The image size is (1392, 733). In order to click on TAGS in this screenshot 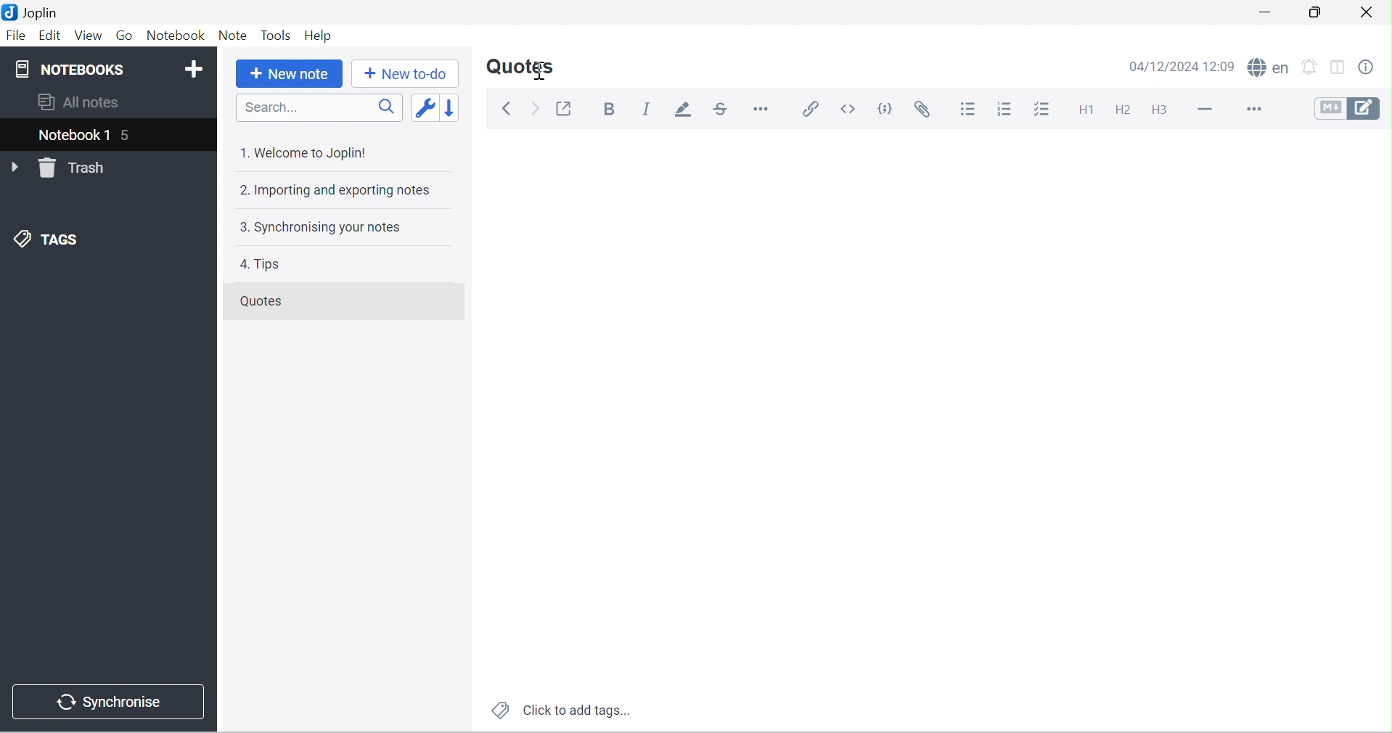, I will do `click(49, 239)`.